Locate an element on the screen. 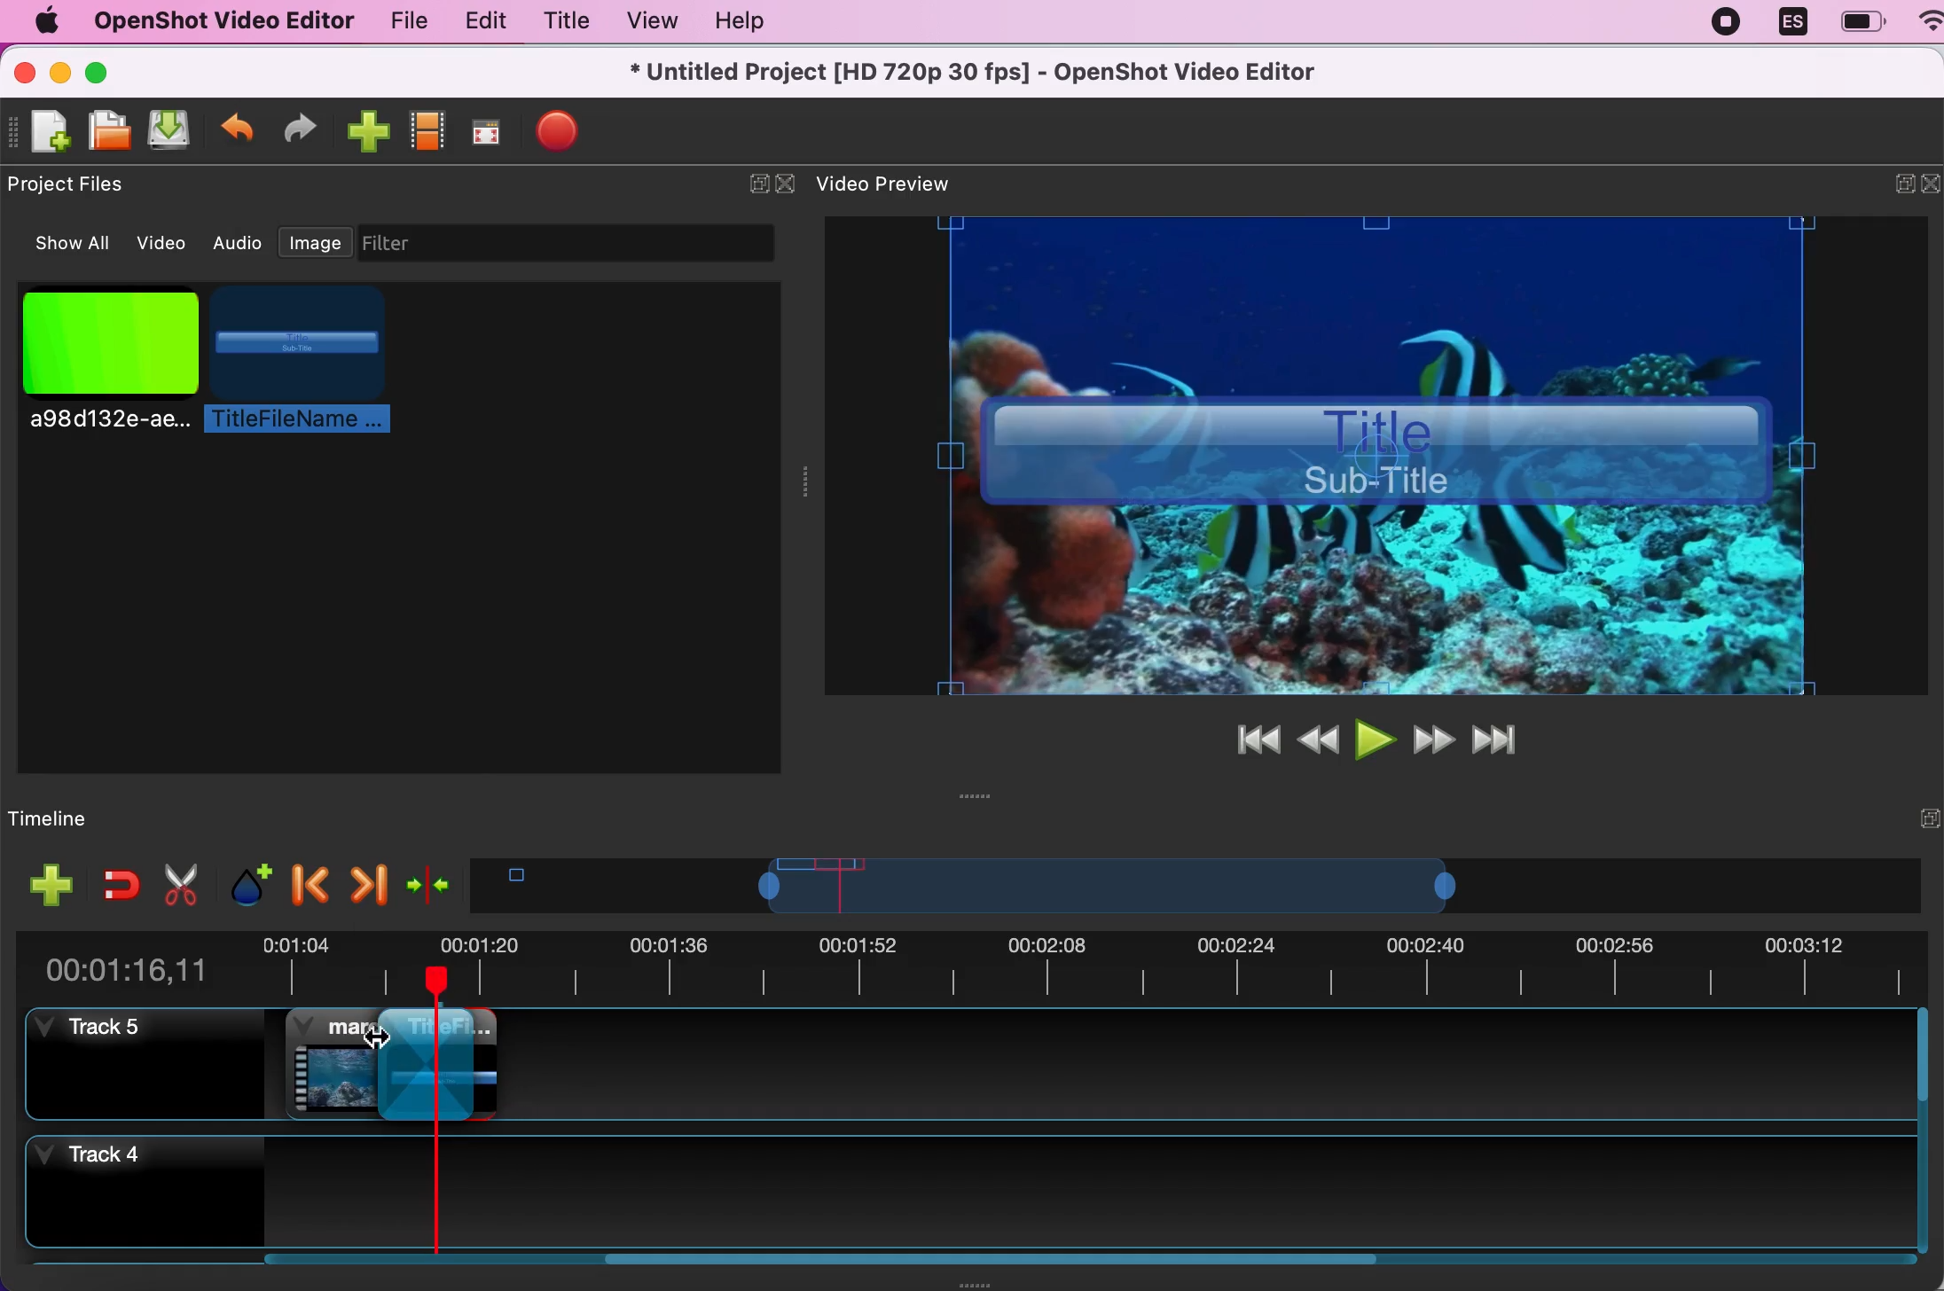 The width and height of the screenshot is (1944, 1291). title is located at coordinates (298, 361).